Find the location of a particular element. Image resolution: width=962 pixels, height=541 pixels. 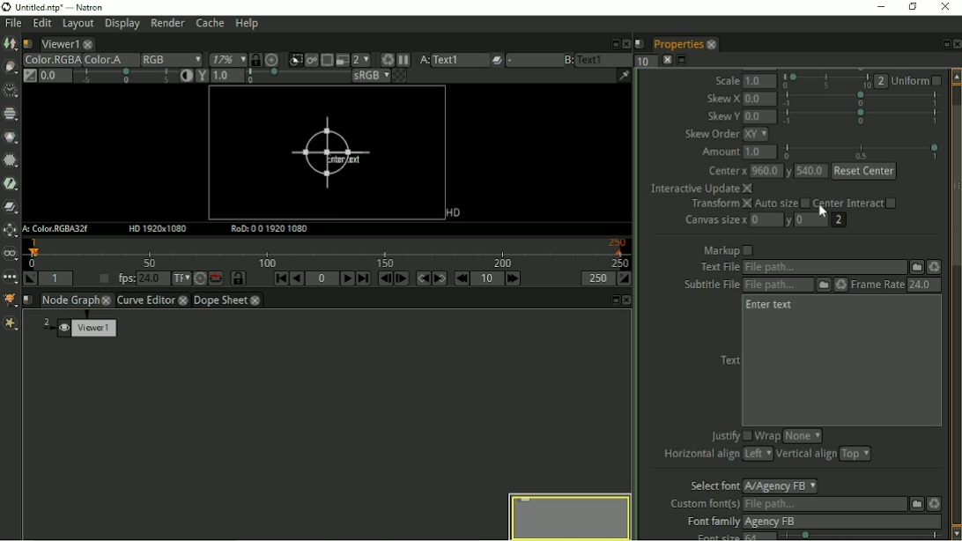

Viewer 1 is located at coordinates (82, 330).